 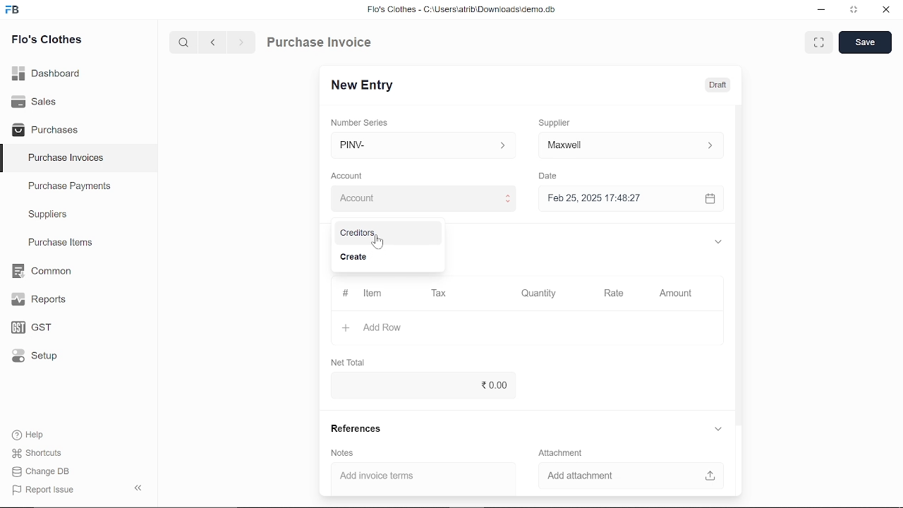 I want to click on Draft, so click(x=717, y=85).